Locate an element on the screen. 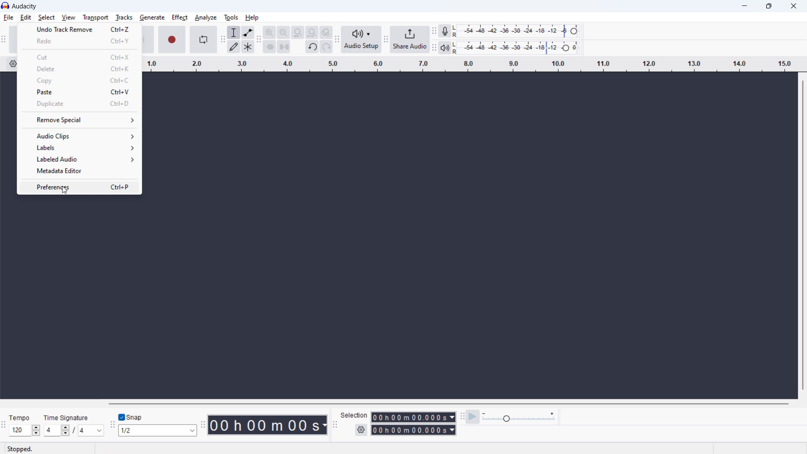  selection toolbar is located at coordinates (335, 425).